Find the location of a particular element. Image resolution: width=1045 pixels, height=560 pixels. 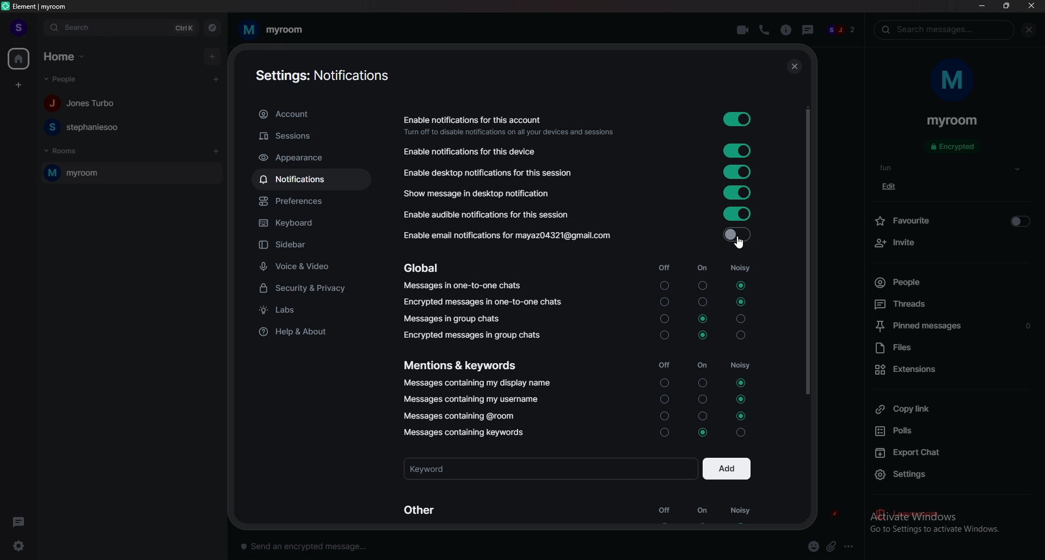

profile is located at coordinates (19, 28).